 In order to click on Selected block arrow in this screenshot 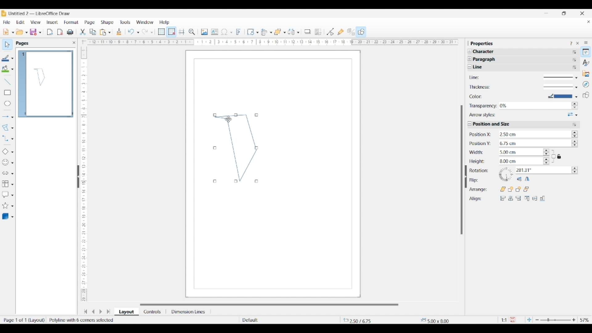, I will do `click(5, 173)`.